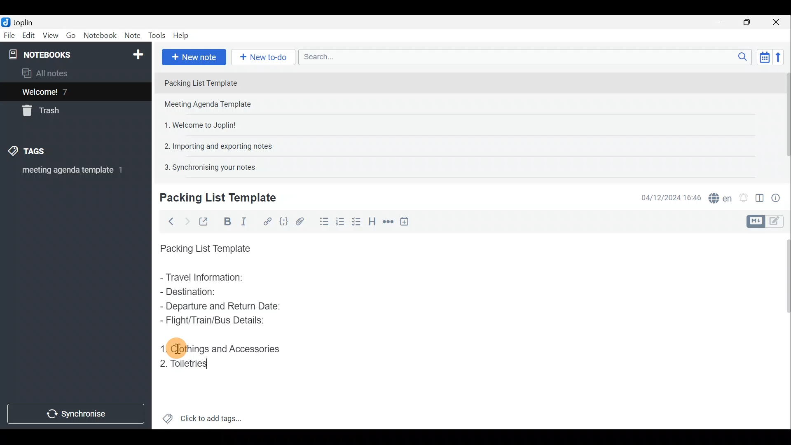  Describe the element at coordinates (300, 221) in the screenshot. I see `Attach file` at that location.